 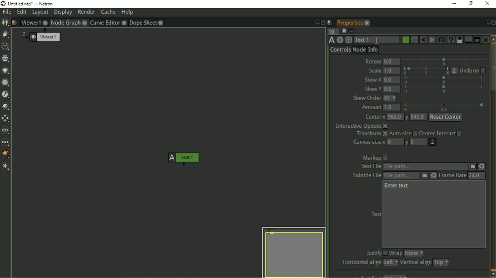 What do you see at coordinates (373, 80) in the screenshot?
I see `Skew X` at bounding box center [373, 80].